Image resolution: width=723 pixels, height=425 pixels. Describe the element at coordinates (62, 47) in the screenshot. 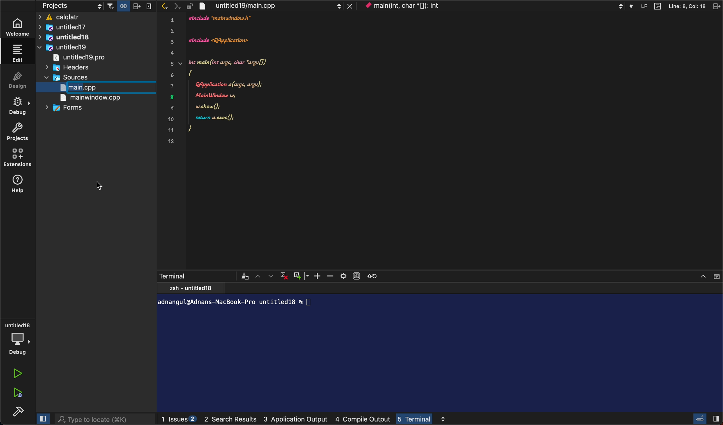

I see `untitled19` at that location.